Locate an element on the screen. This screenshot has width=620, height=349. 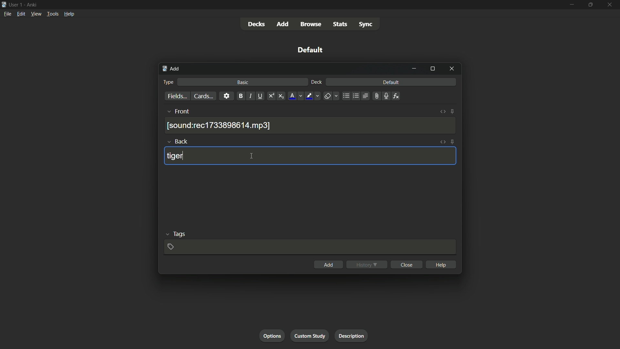
toggle sticky is located at coordinates (452, 142).